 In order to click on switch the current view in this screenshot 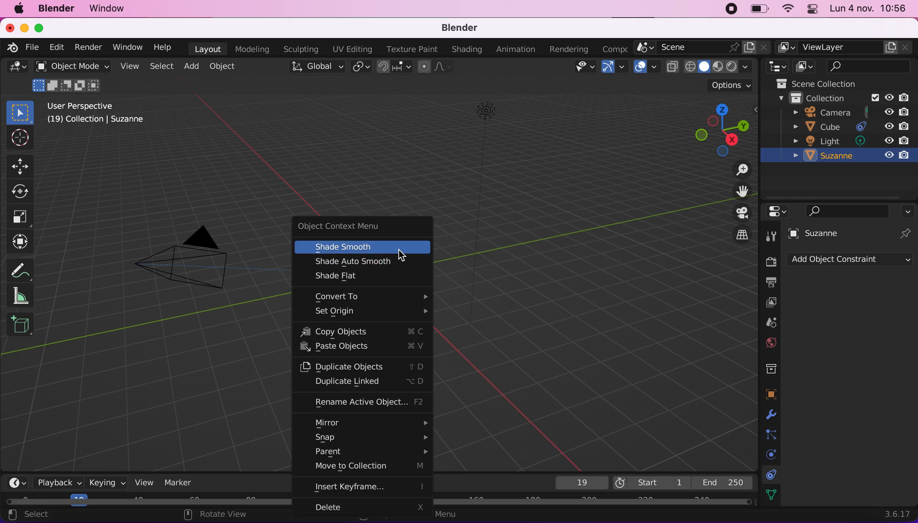, I will do `click(741, 235)`.